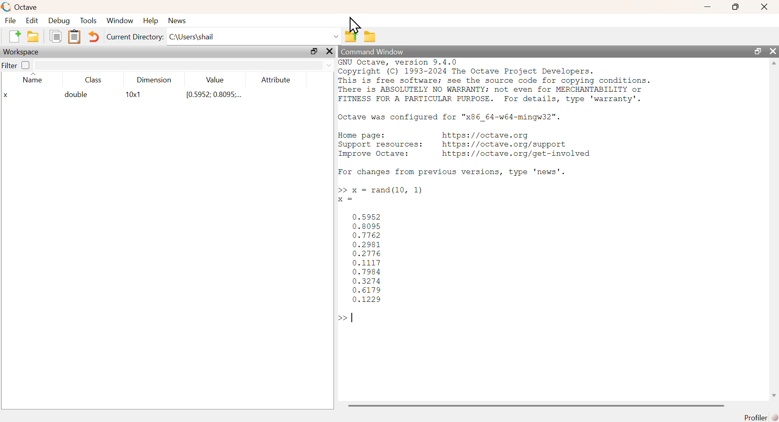 The width and height of the screenshot is (779, 422). I want to click on workspace, so click(25, 52).